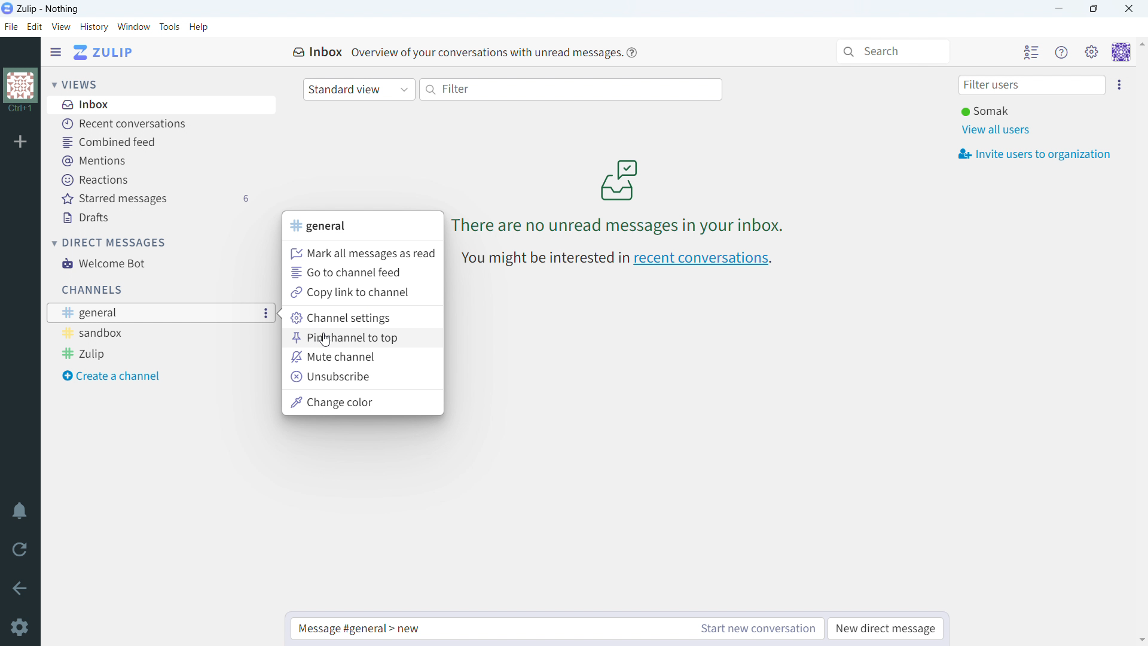  Describe the element at coordinates (361, 252) in the screenshot. I see `mark all messages as read` at that location.